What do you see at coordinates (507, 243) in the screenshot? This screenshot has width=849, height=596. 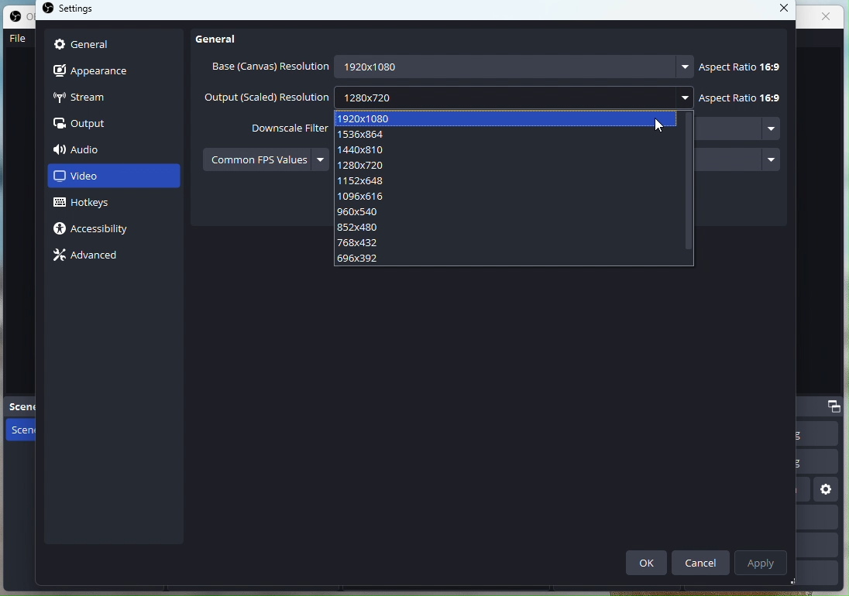 I see `768x432` at bounding box center [507, 243].